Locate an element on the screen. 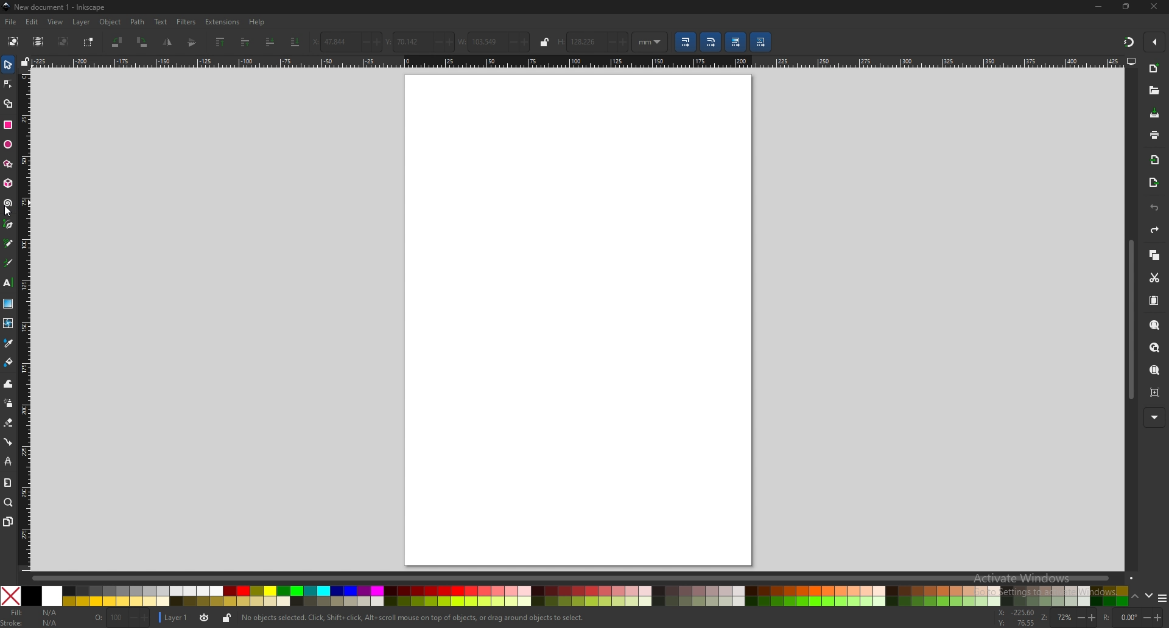 This screenshot has height=628, width=1169. zoom selection is located at coordinates (1154, 326).